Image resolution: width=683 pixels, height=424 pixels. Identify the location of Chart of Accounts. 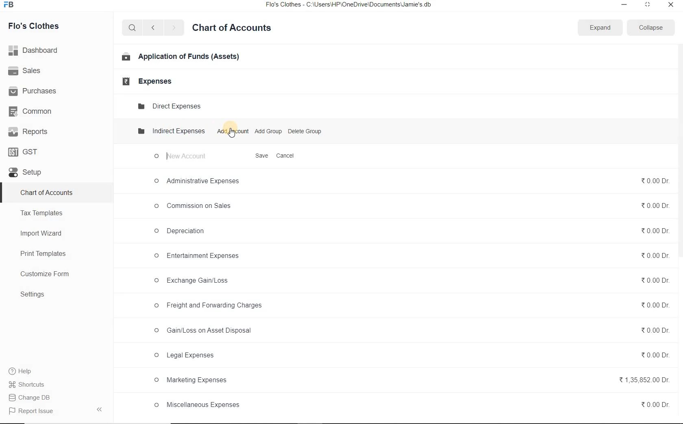
(232, 29).